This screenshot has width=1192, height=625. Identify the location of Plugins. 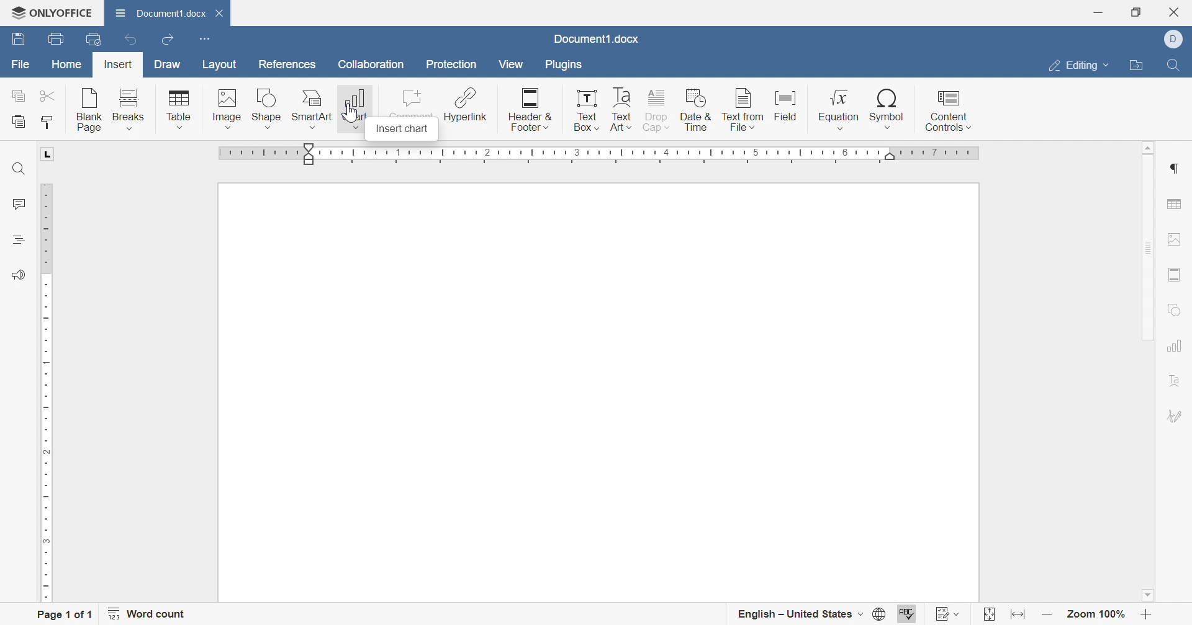
(569, 65).